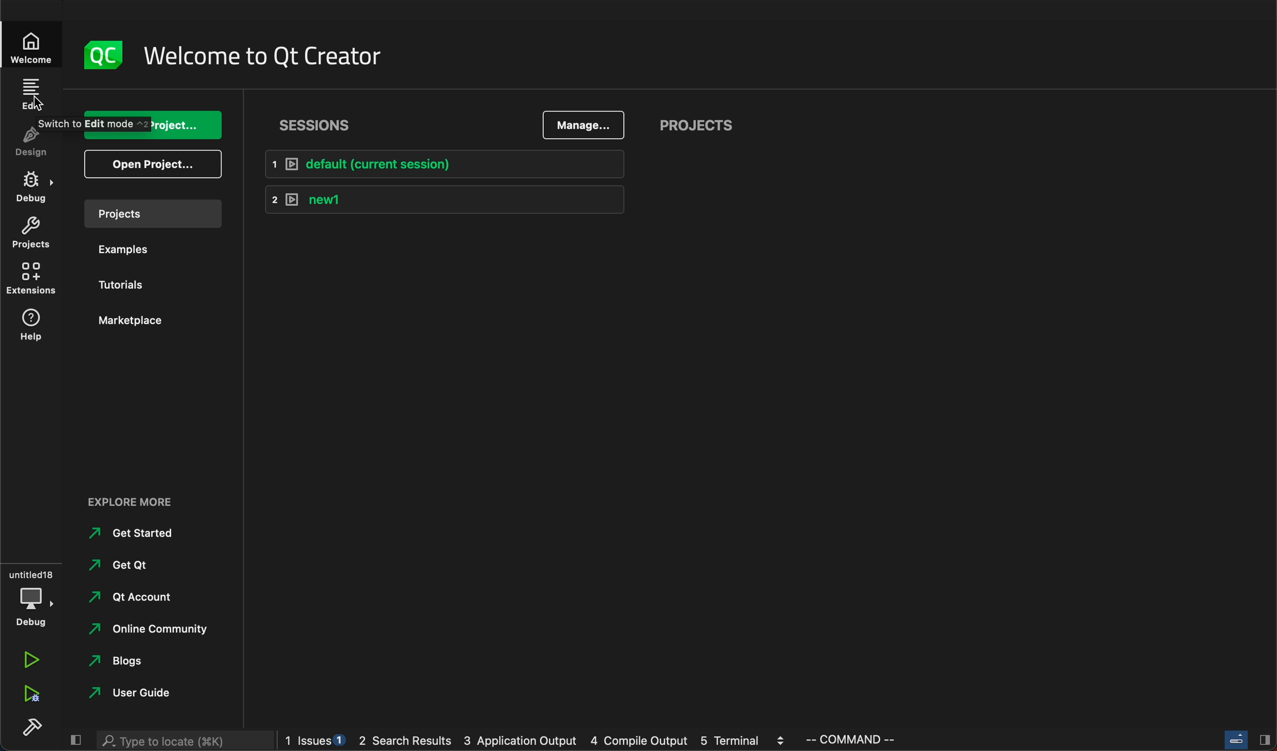 Image resolution: width=1277 pixels, height=751 pixels. Describe the element at coordinates (31, 725) in the screenshot. I see `build` at that location.